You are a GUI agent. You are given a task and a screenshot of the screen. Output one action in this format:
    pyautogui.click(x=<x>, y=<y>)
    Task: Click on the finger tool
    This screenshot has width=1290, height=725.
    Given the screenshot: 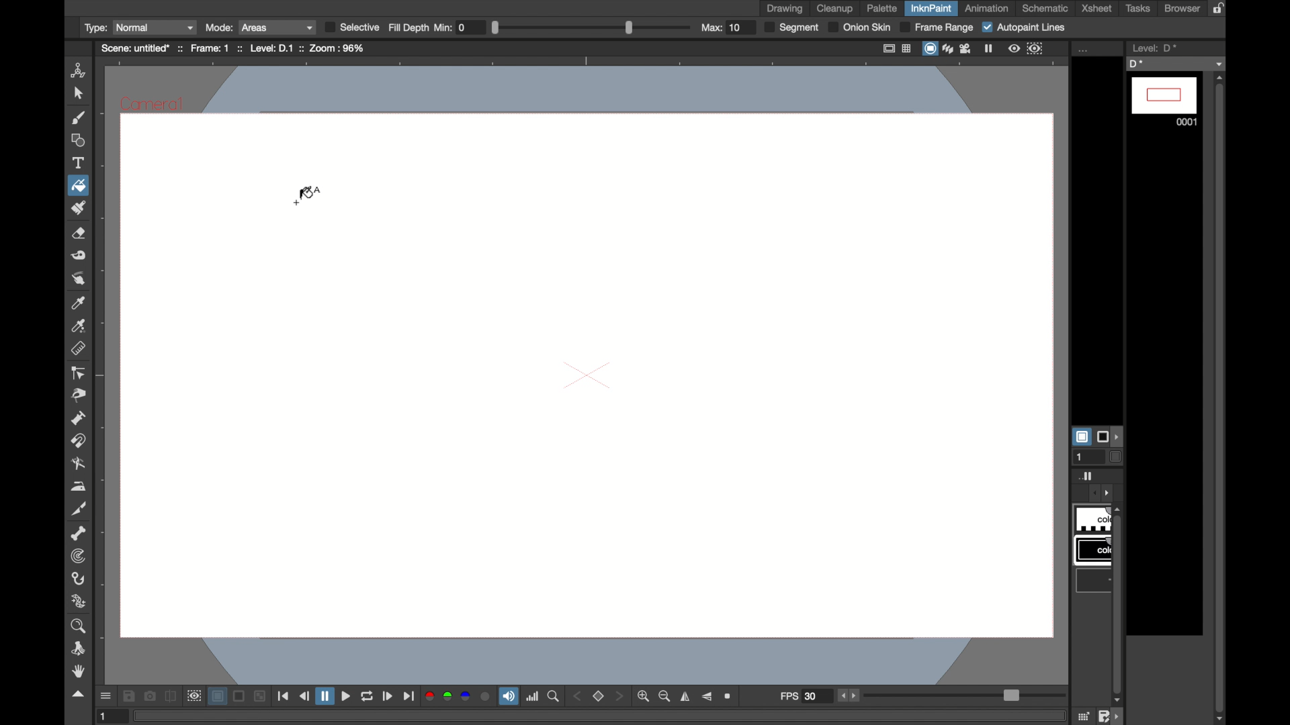 What is the action you would take?
    pyautogui.click(x=77, y=278)
    